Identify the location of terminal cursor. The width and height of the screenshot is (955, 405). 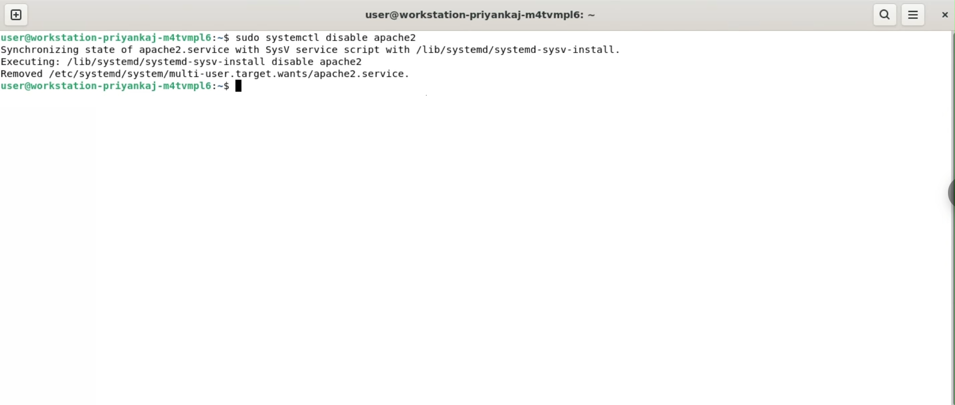
(240, 87).